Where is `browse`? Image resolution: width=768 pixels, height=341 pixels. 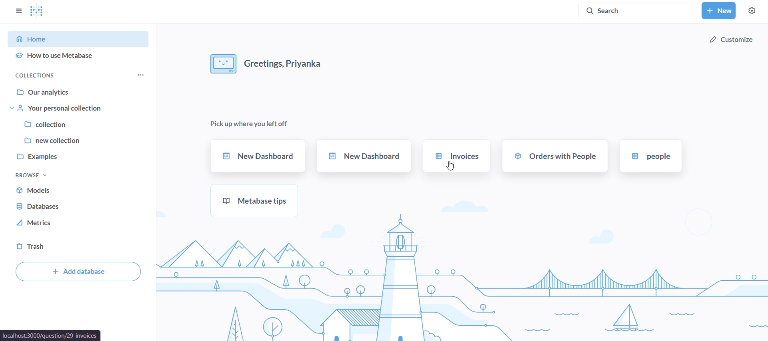 browse is located at coordinates (28, 174).